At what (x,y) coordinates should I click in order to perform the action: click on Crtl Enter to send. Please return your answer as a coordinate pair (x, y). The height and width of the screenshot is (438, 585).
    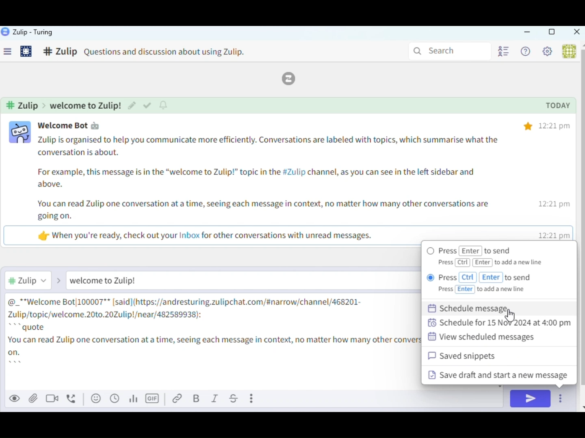
    Looking at the image, I should click on (497, 284).